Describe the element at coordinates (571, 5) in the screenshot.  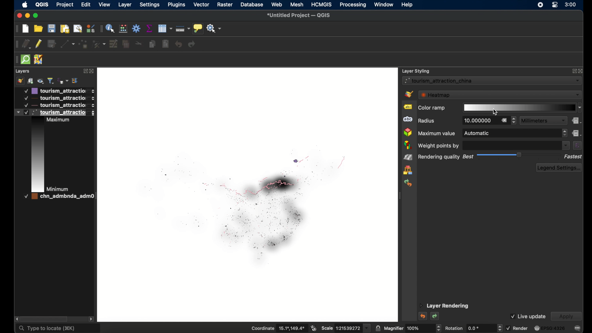
I see `time` at that location.